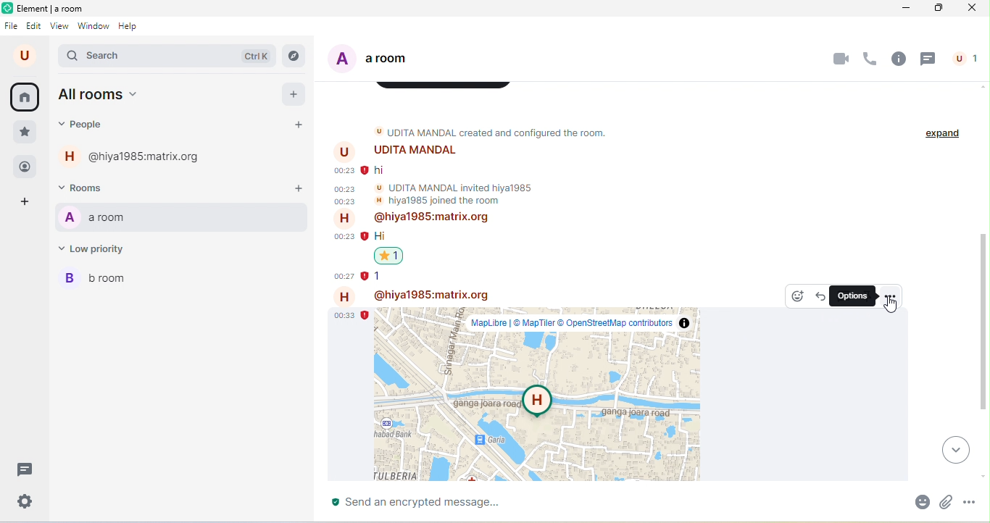 This screenshot has width=990, height=523. I want to click on options, so click(852, 296).